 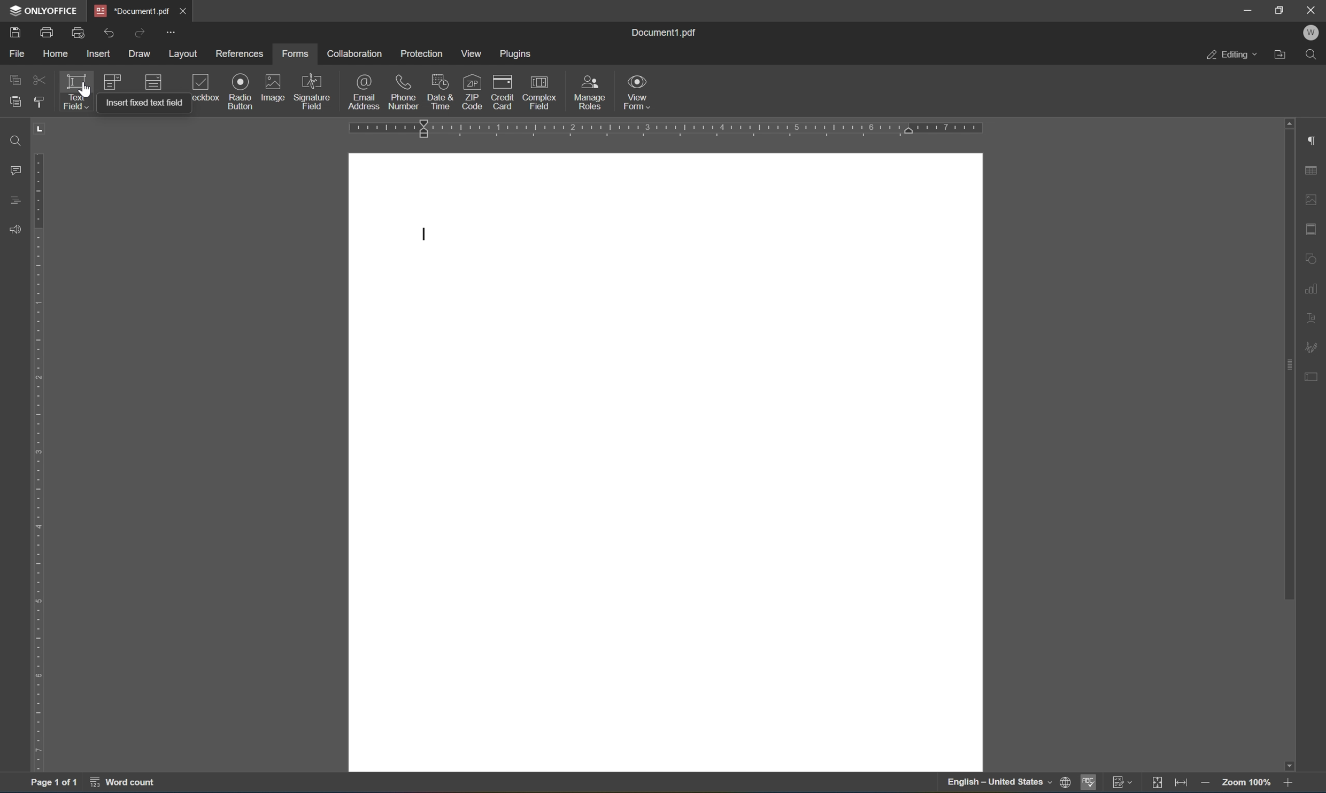 What do you see at coordinates (110, 33) in the screenshot?
I see `undo` at bounding box center [110, 33].